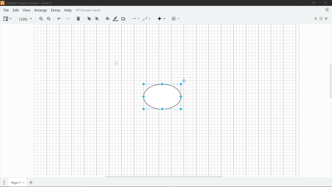  What do you see at coordinates (330, 78) in the screenshot?
I see `Vertical scrollar` at bounding box center [330, 78].